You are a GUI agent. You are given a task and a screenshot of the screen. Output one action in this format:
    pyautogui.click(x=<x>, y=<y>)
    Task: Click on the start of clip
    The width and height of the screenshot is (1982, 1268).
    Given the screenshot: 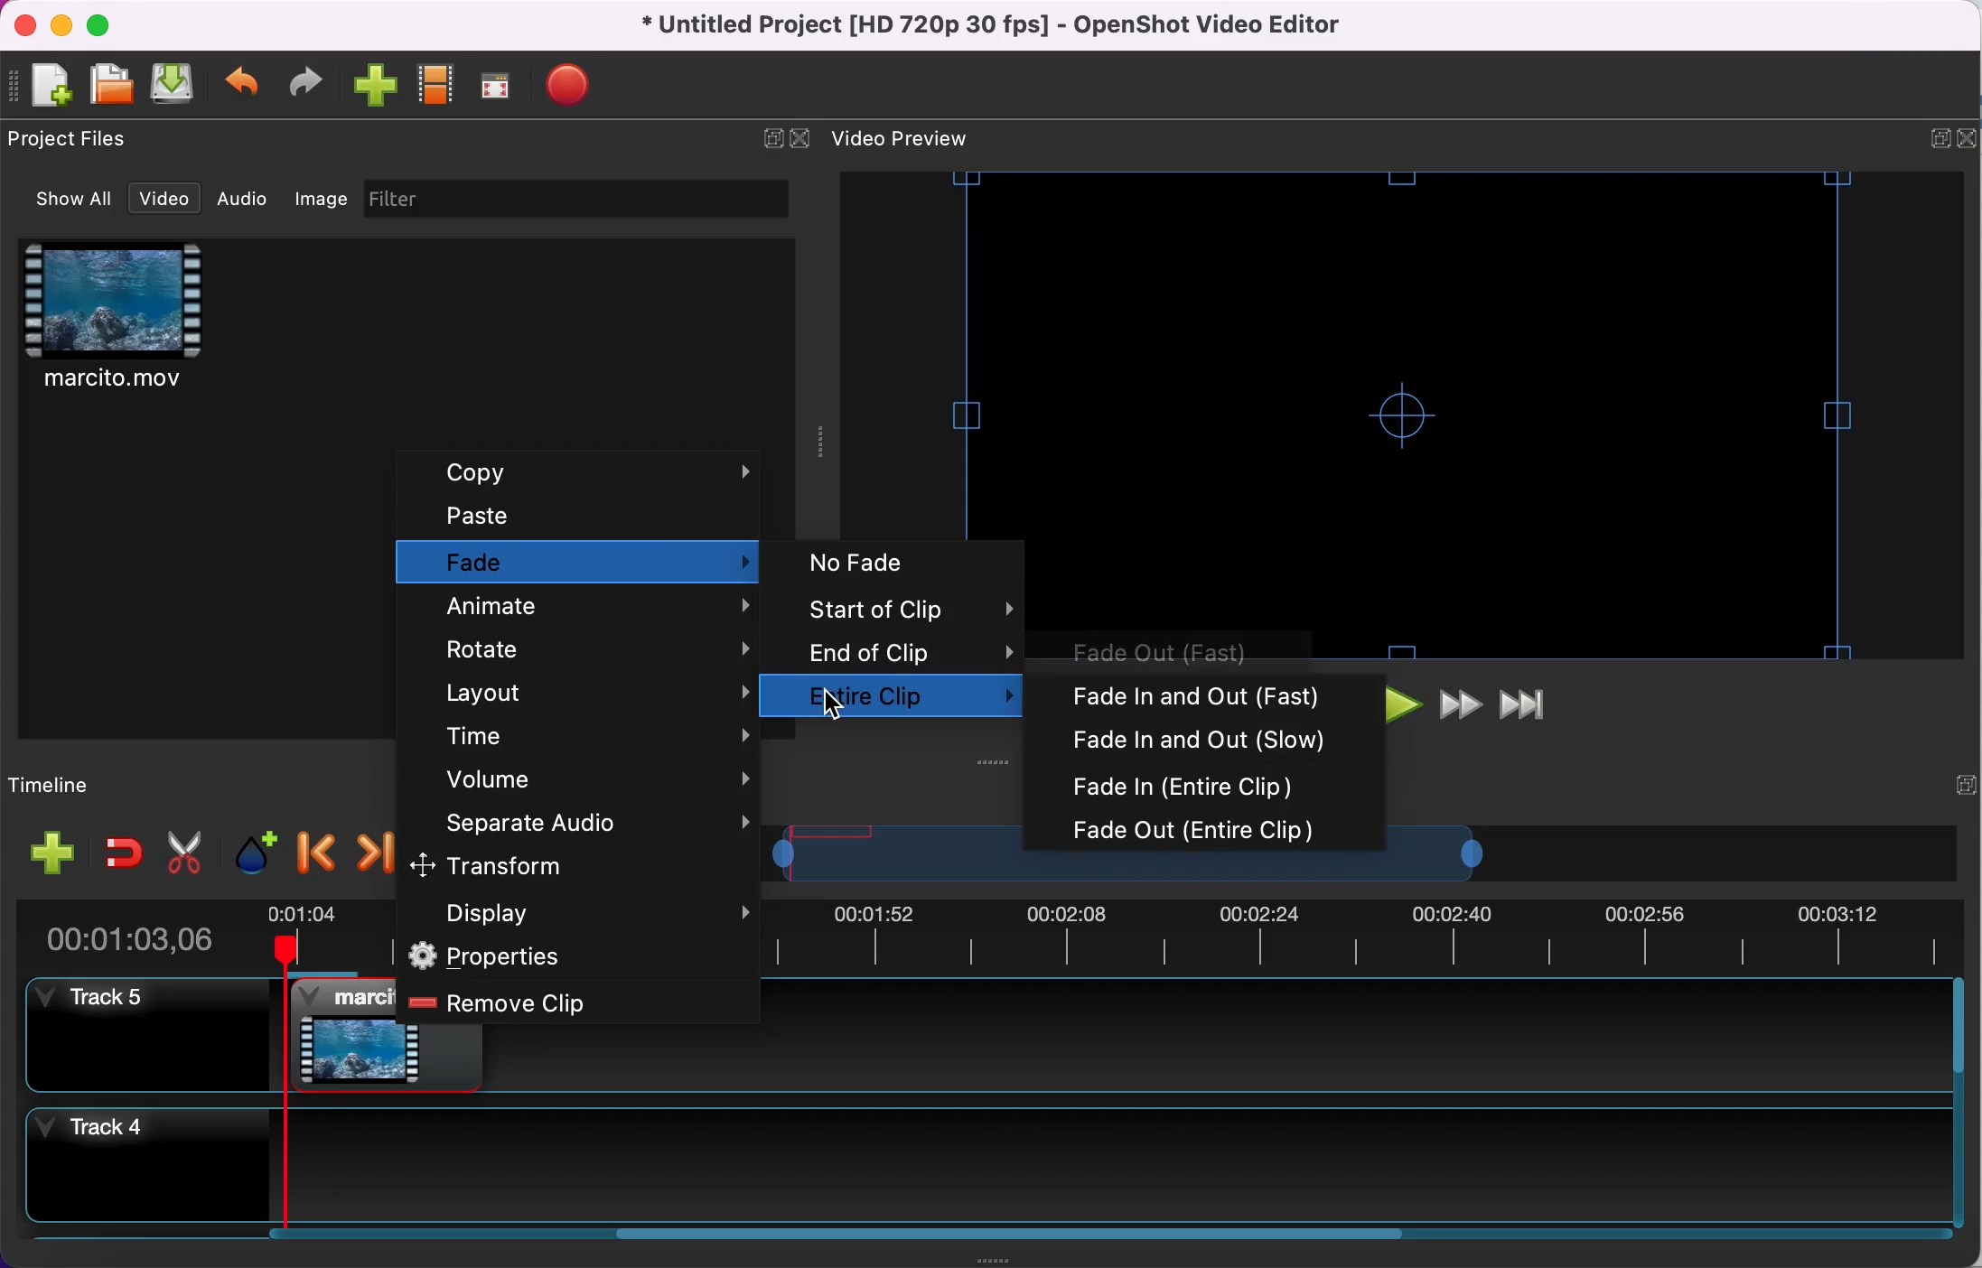 What is the action you would take?
    pyautogui.click(x=909, y=607)
    